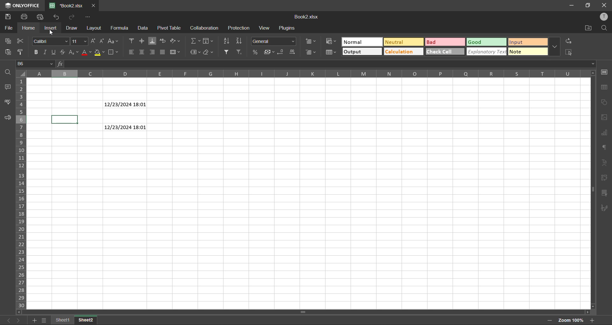 The width and height of the screenshot is (612, 325). I want to click on find, so click(604, 28).